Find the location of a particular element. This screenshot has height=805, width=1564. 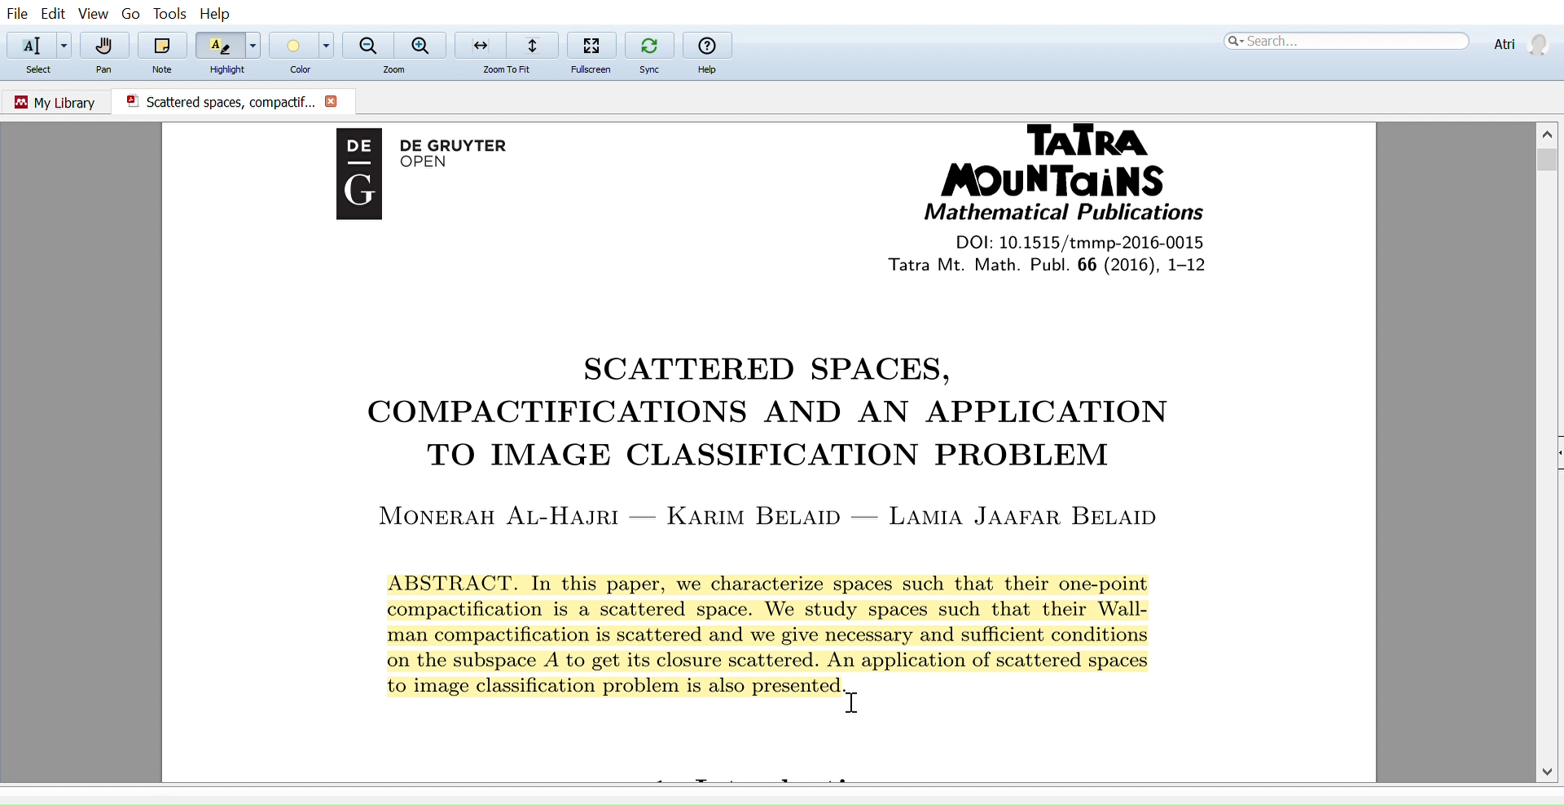

Pan is located at coordinates (107, 46).